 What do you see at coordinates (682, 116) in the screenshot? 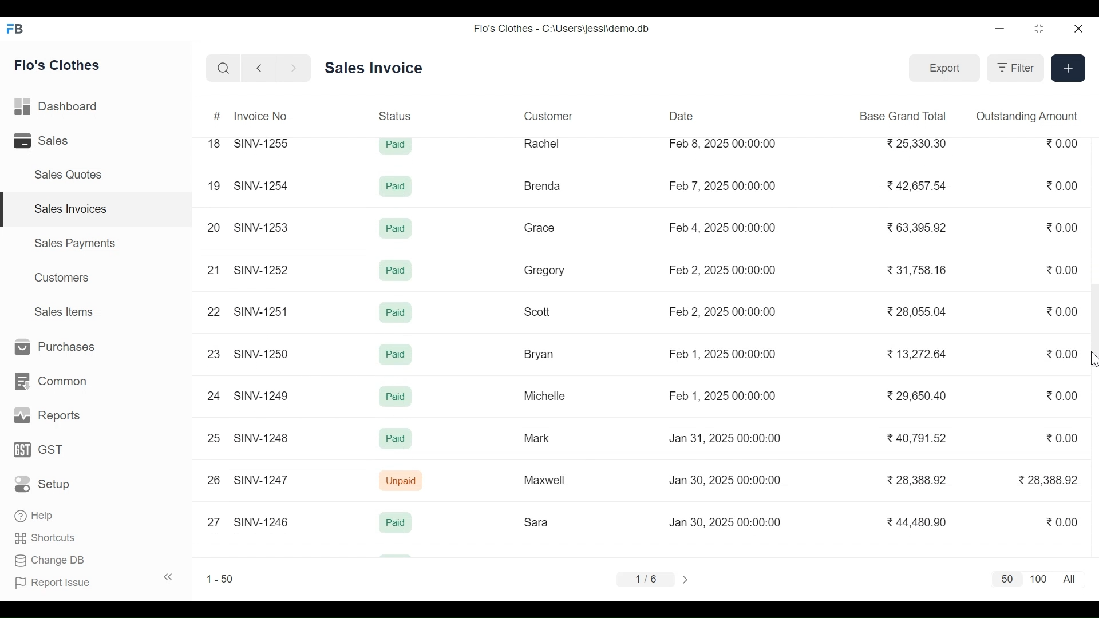
I see `Date` at bounding box center [682, 116].